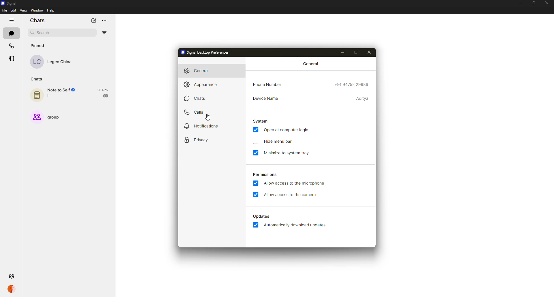 This screenshot has width=554, height=297. What do you see at coordinates (36, 94) in the screenshot?
I see `Note icon` at bounding box center [36, 94].